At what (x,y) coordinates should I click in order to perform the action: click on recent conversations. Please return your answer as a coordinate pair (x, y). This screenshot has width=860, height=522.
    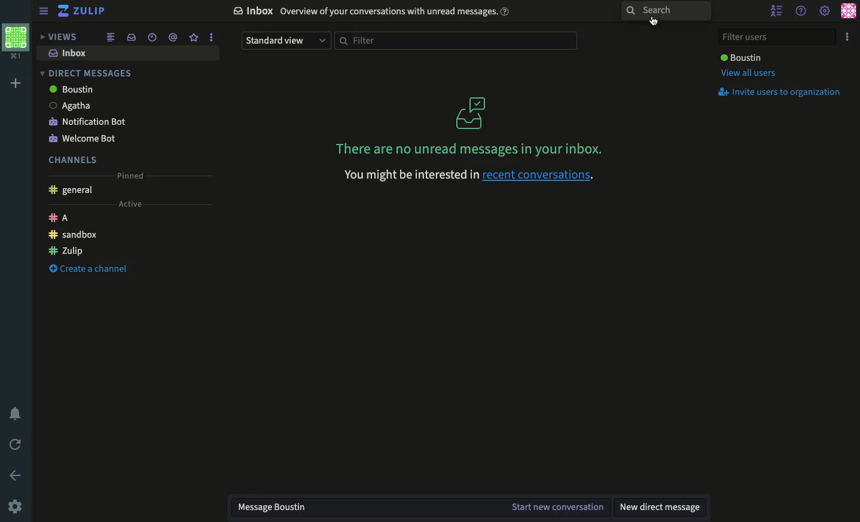
    Looking at the image, I should click on (538, 176).